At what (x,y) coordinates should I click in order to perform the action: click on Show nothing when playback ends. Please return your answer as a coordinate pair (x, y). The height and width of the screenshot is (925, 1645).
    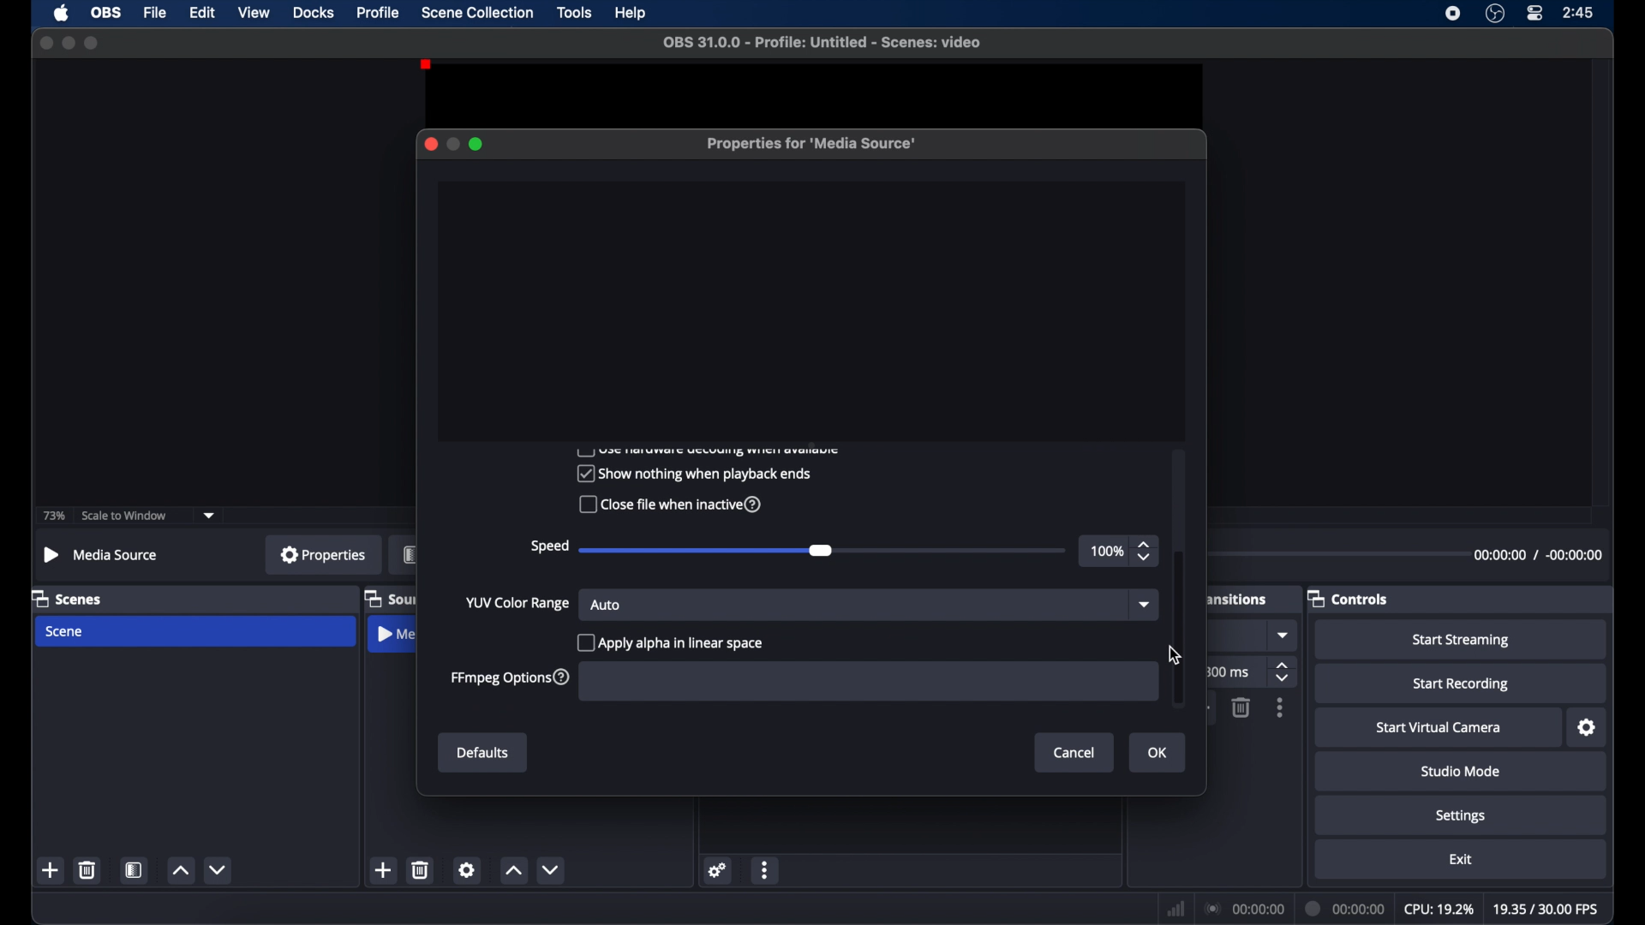
    Looking at the image, I should click on (692, 473).